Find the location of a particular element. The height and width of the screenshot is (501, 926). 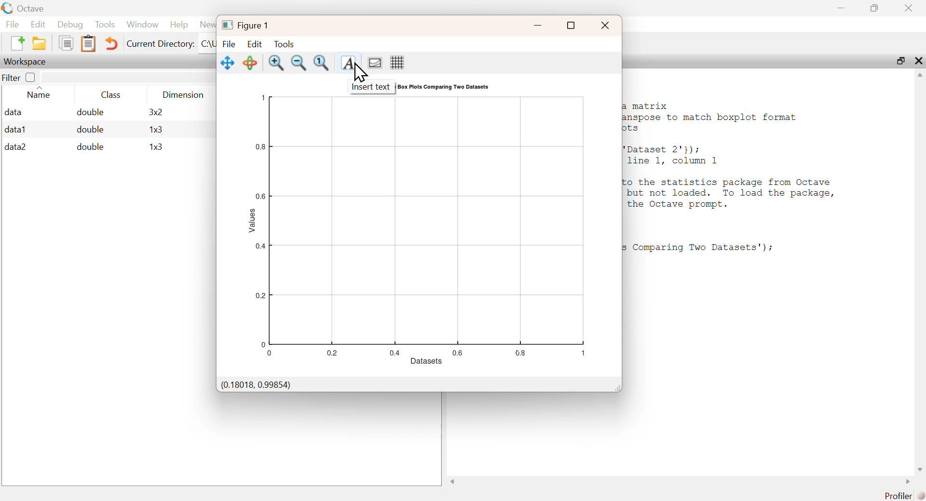

Edit is located at coordinates (38, 25).